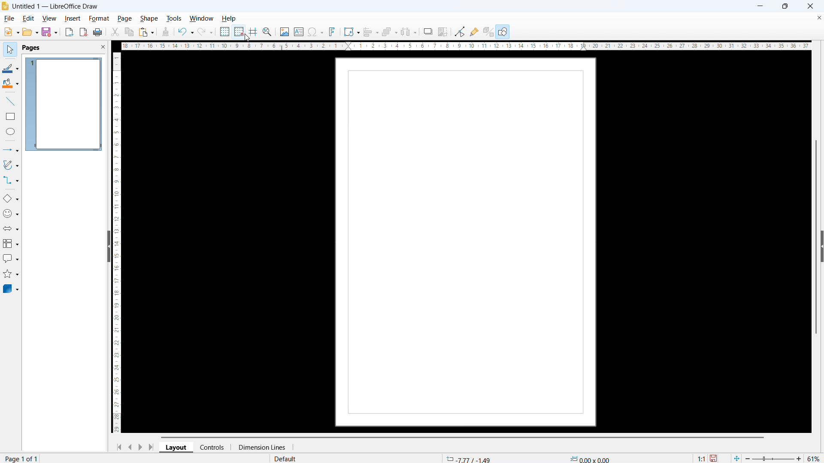  Describe the element at coordinates (263, 448) in the screenshot. I see `dimensiopn lines` at that location.